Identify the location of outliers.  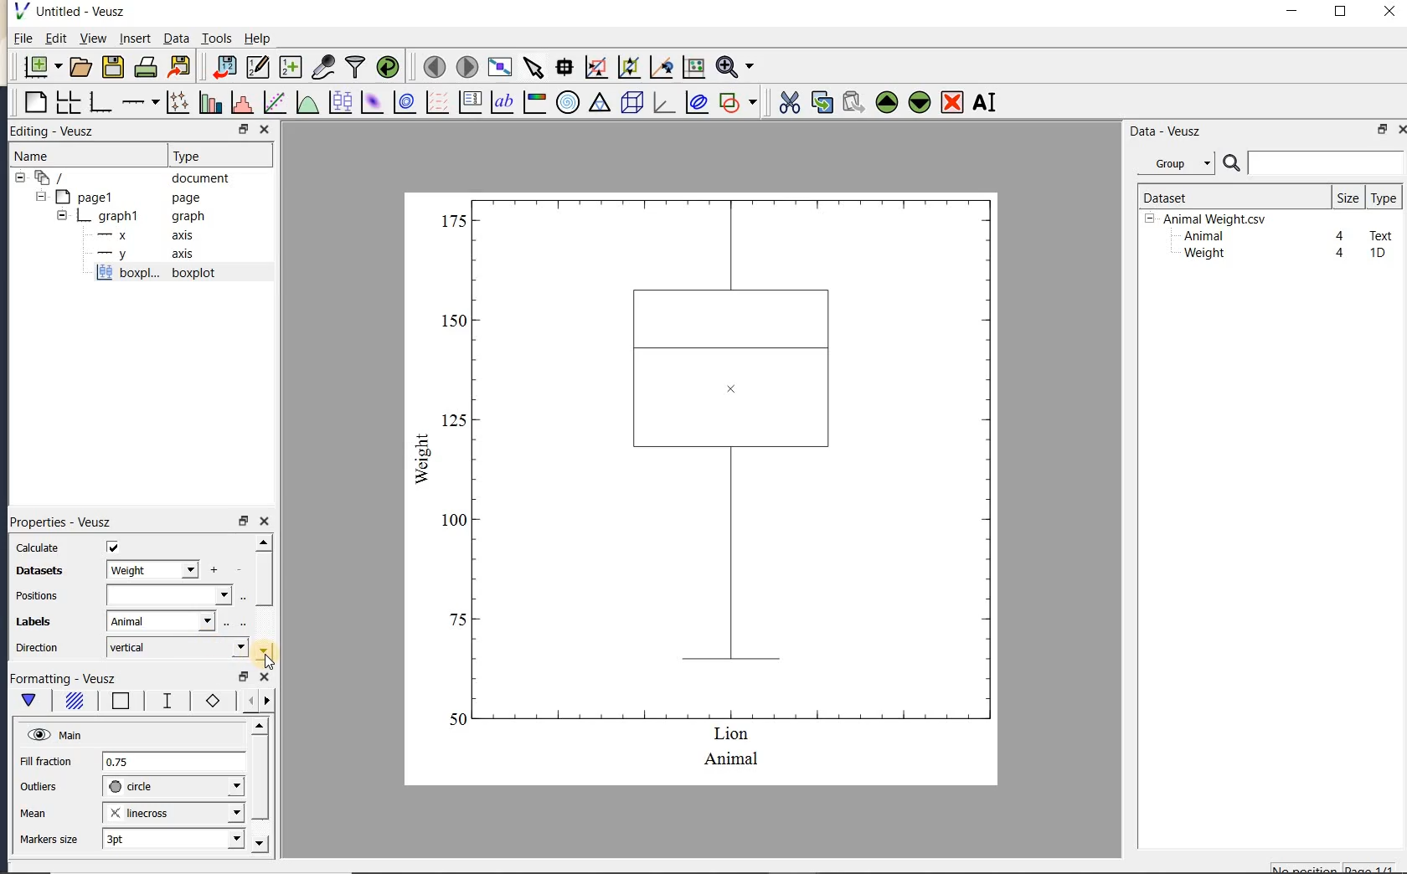
(39, 787).